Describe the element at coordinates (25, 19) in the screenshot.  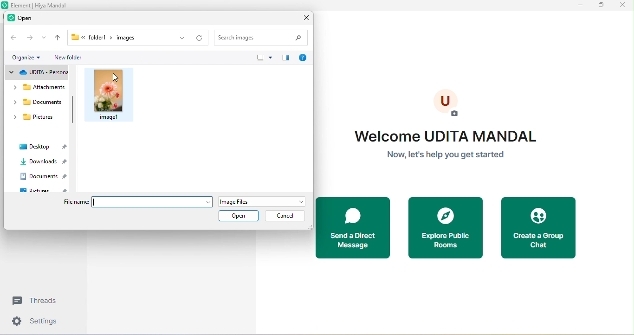
I see `open` at that location.